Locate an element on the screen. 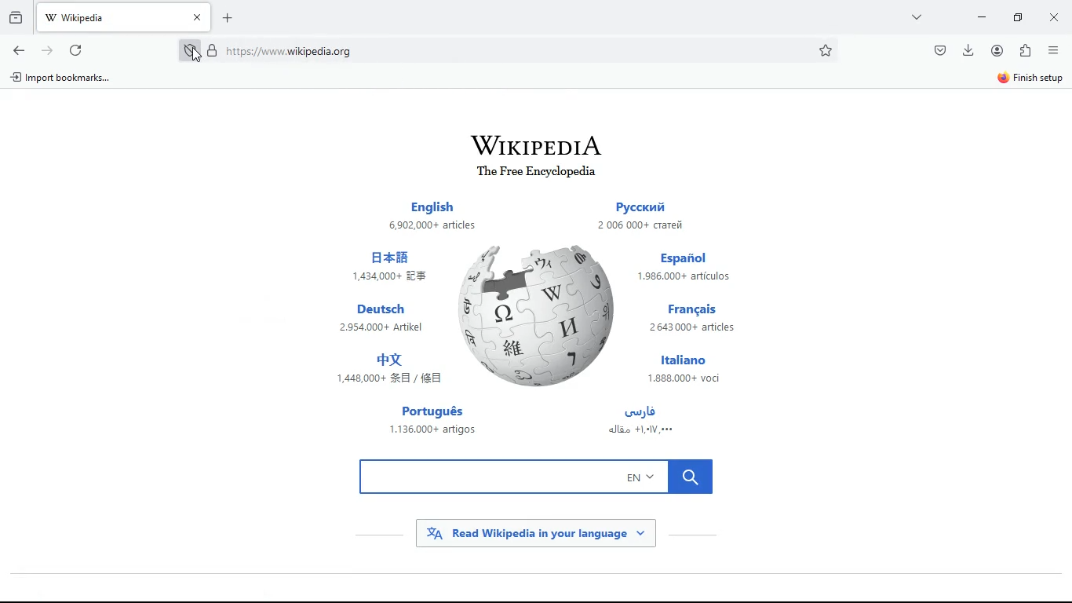 This screenshot has width=1072, height=603. locked is located at coordinates (212, 51).